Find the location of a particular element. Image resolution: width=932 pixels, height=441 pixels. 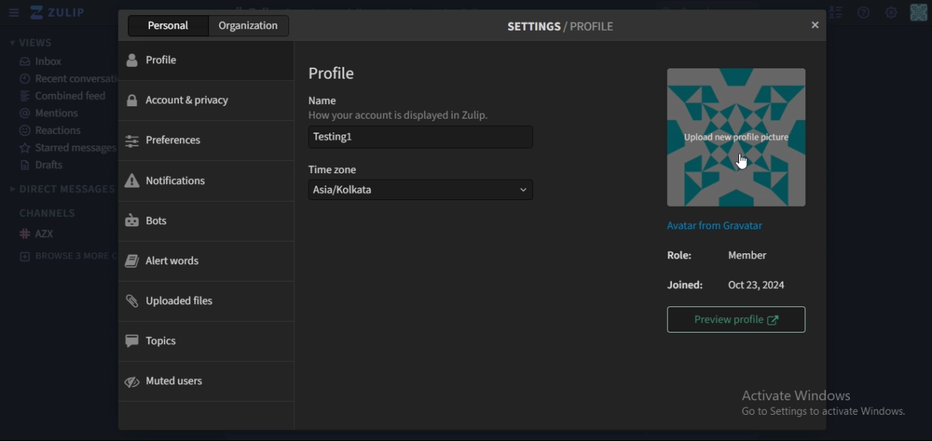

notifications is located at coordinates (162, 180).